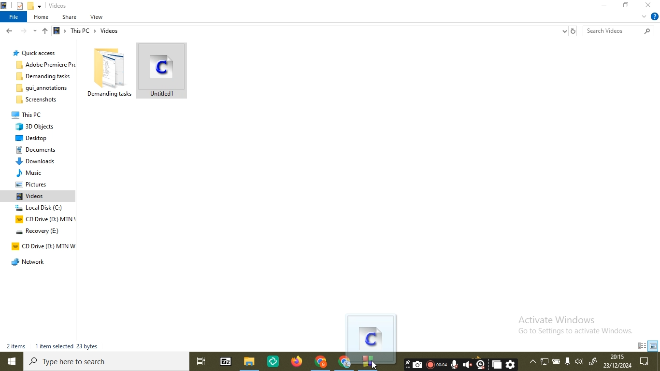  Describe the element at coordinates (372, 340) in the screenshot. I see `dragged file` at that location.